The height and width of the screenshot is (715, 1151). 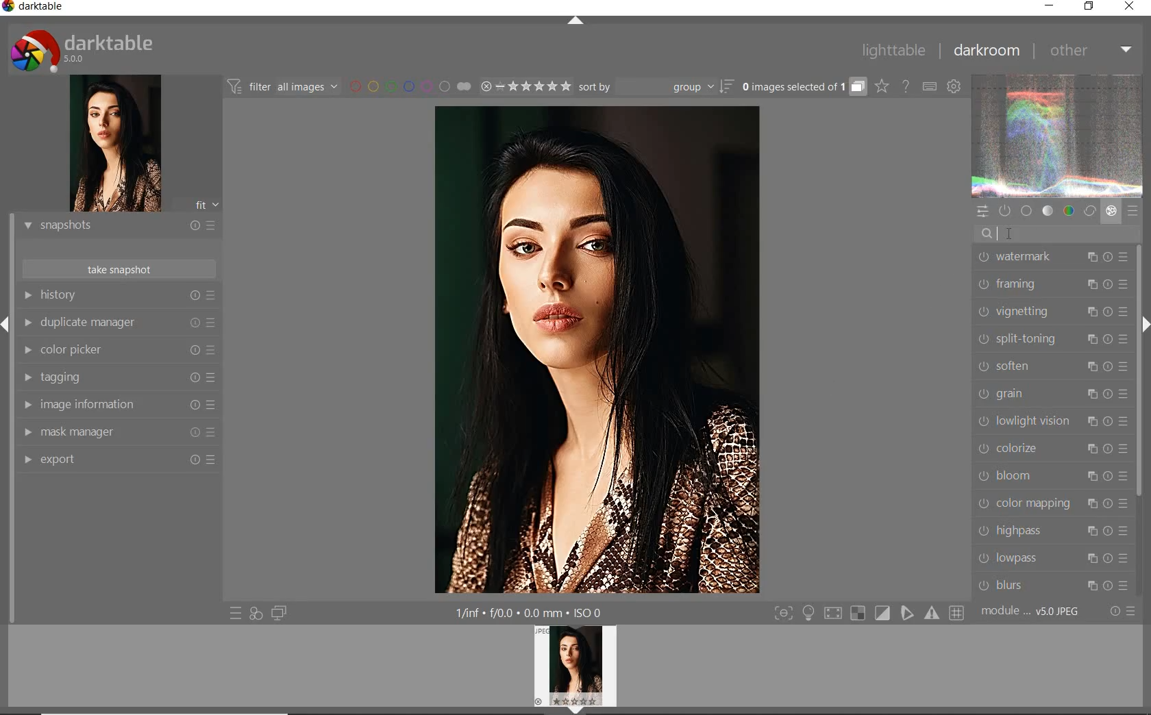 What do you see at coordinates (905, 86) in the screenshot?
I see `enable online help` at bounding box center [905, 86].